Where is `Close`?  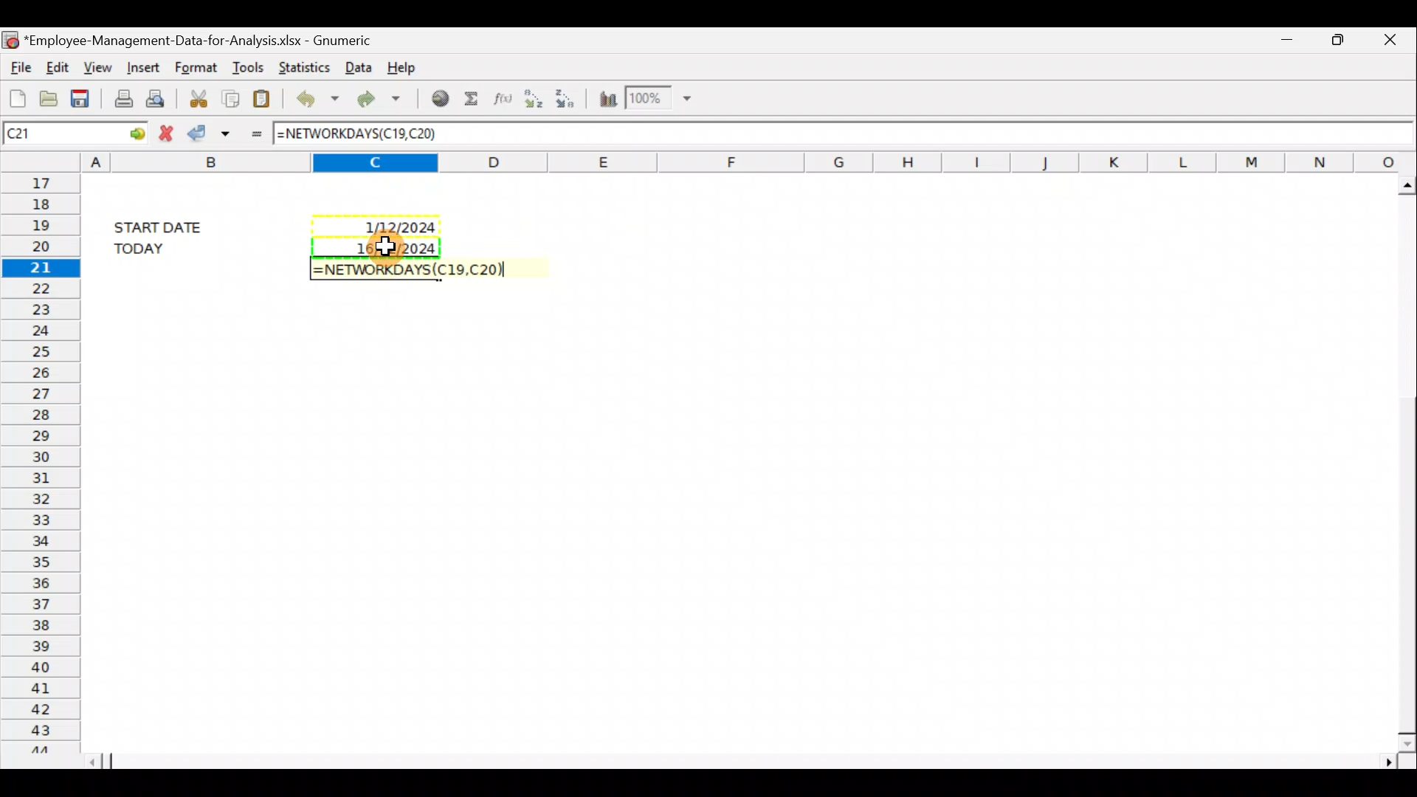
Close is located at coordinates (1387, 41).